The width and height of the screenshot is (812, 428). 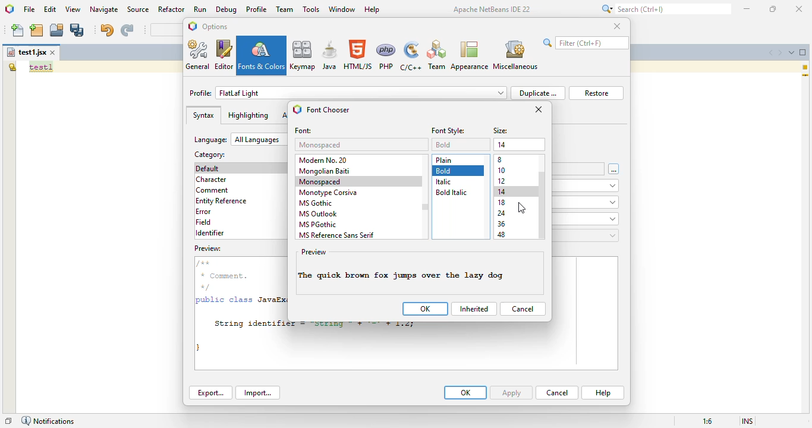 I want to click on font chooser, so click(x=328, y=110).